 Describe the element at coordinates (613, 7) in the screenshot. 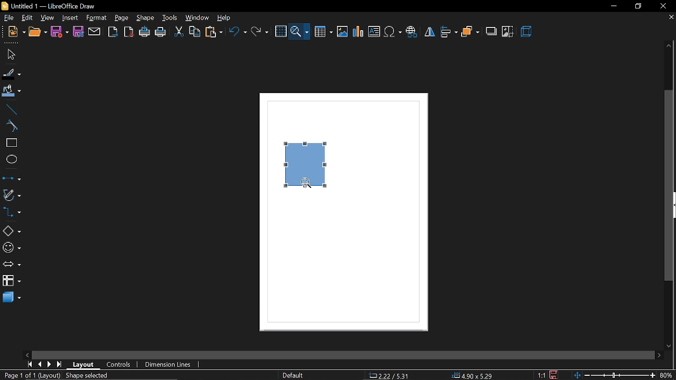

I see `minimize` at that location.